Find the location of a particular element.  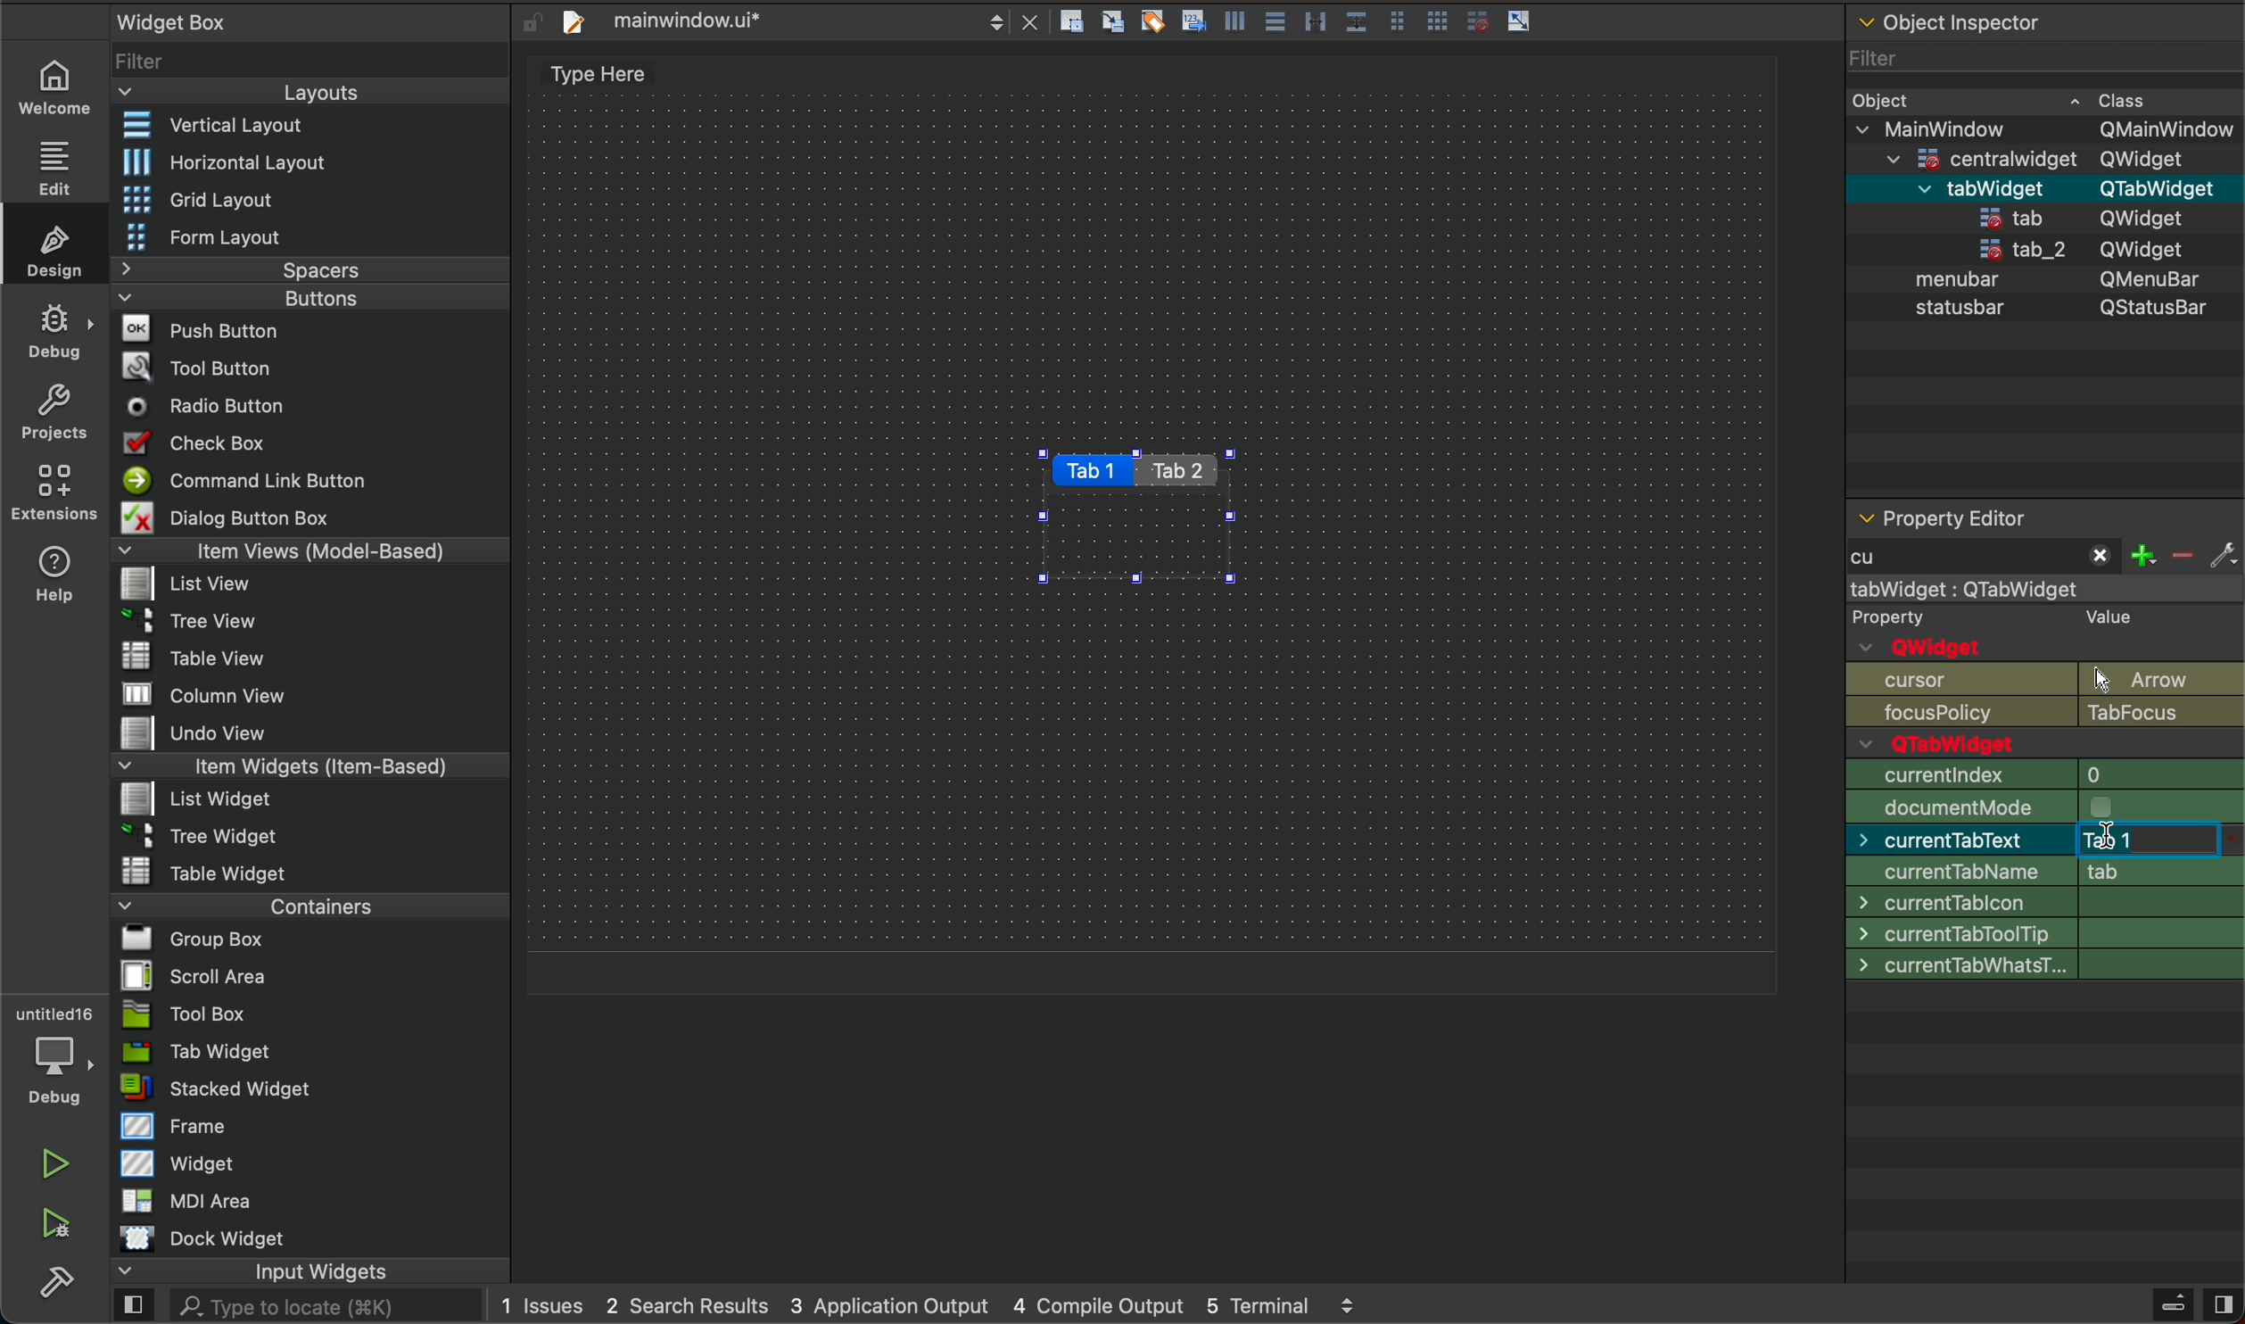

typing  is located at coordinates (2149, 843).